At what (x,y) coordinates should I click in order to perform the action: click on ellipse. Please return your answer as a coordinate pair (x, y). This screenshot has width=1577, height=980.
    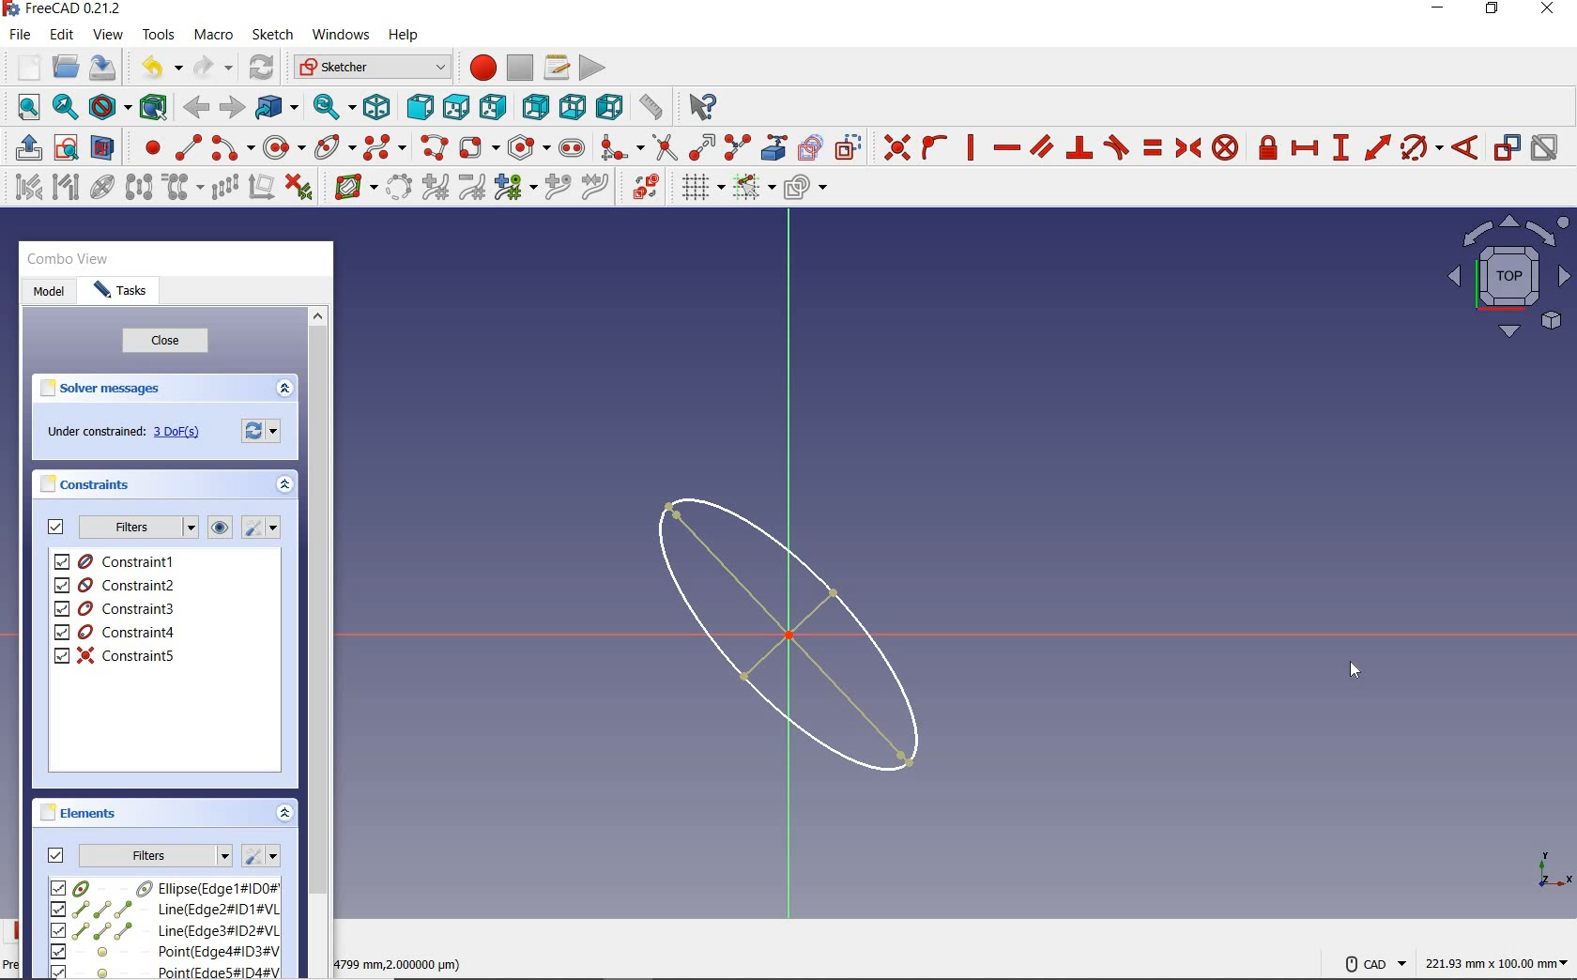
    Looking at the image, I should click on (334, 145).